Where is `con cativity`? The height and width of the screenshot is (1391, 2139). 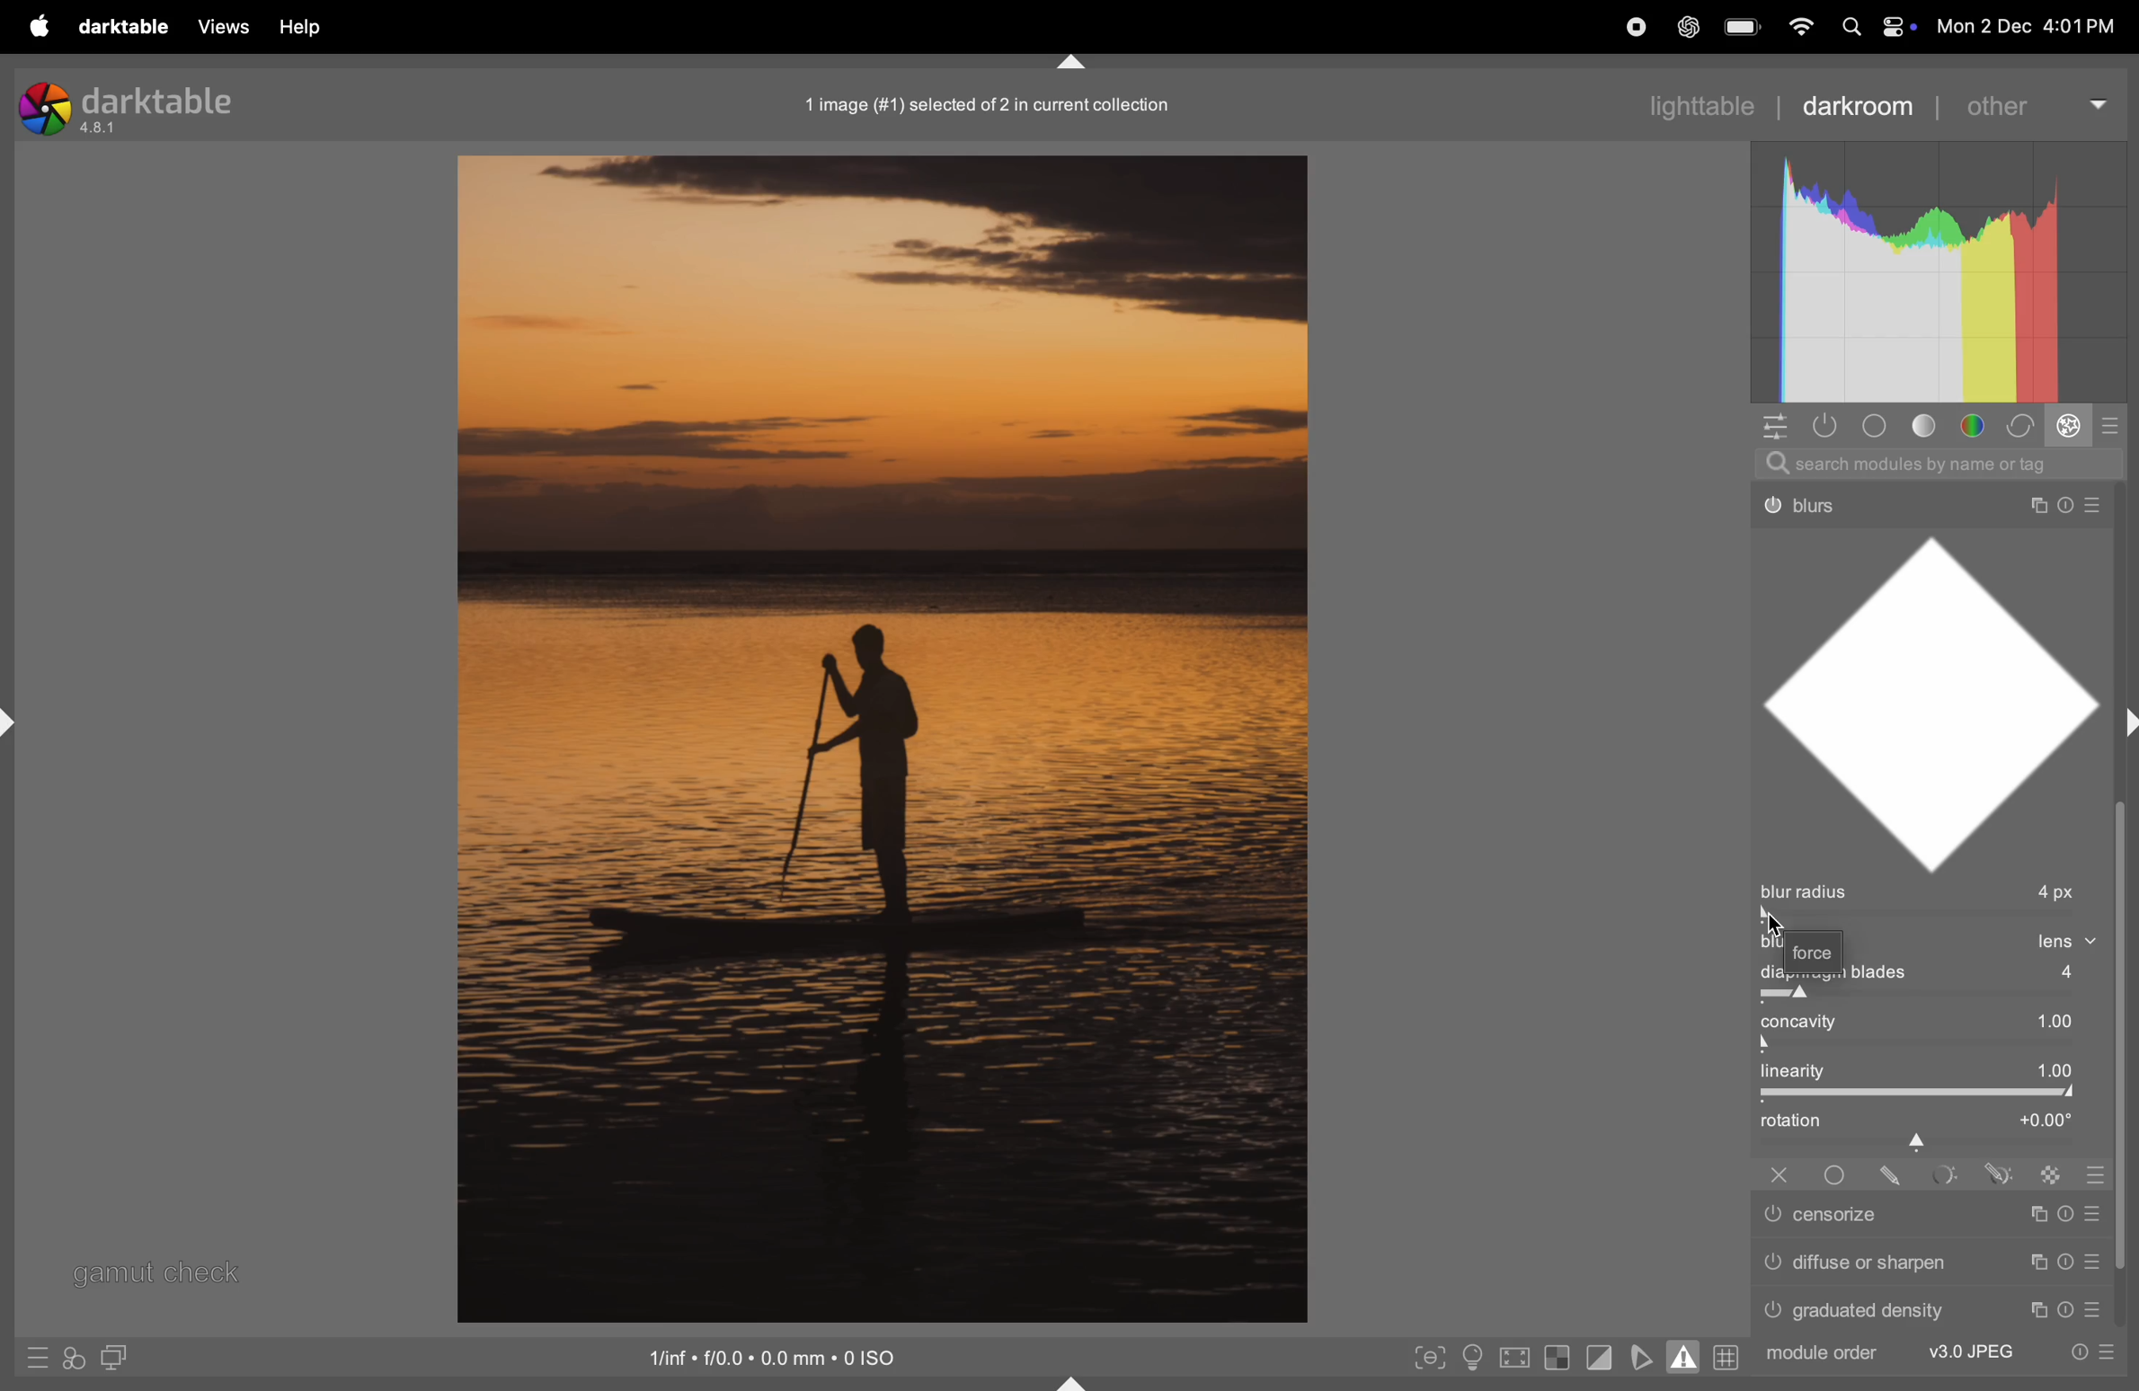 con cativity is located at coordinates (1938, 1021).